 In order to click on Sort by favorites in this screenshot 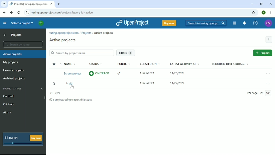, I will do `click(54, 64)`.